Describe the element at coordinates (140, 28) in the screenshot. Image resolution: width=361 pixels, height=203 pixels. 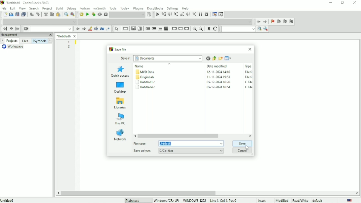
I see `Selection` at that location.